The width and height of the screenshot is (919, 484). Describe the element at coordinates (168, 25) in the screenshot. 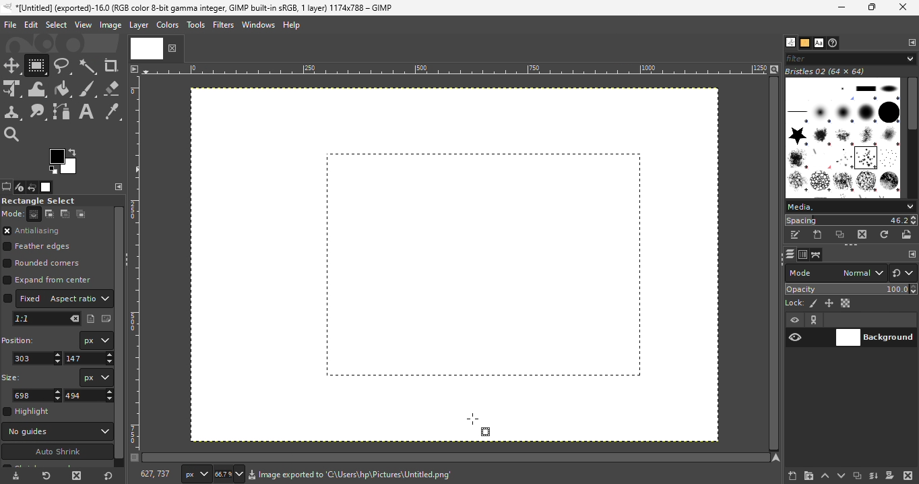

I see `Colors` at that location.